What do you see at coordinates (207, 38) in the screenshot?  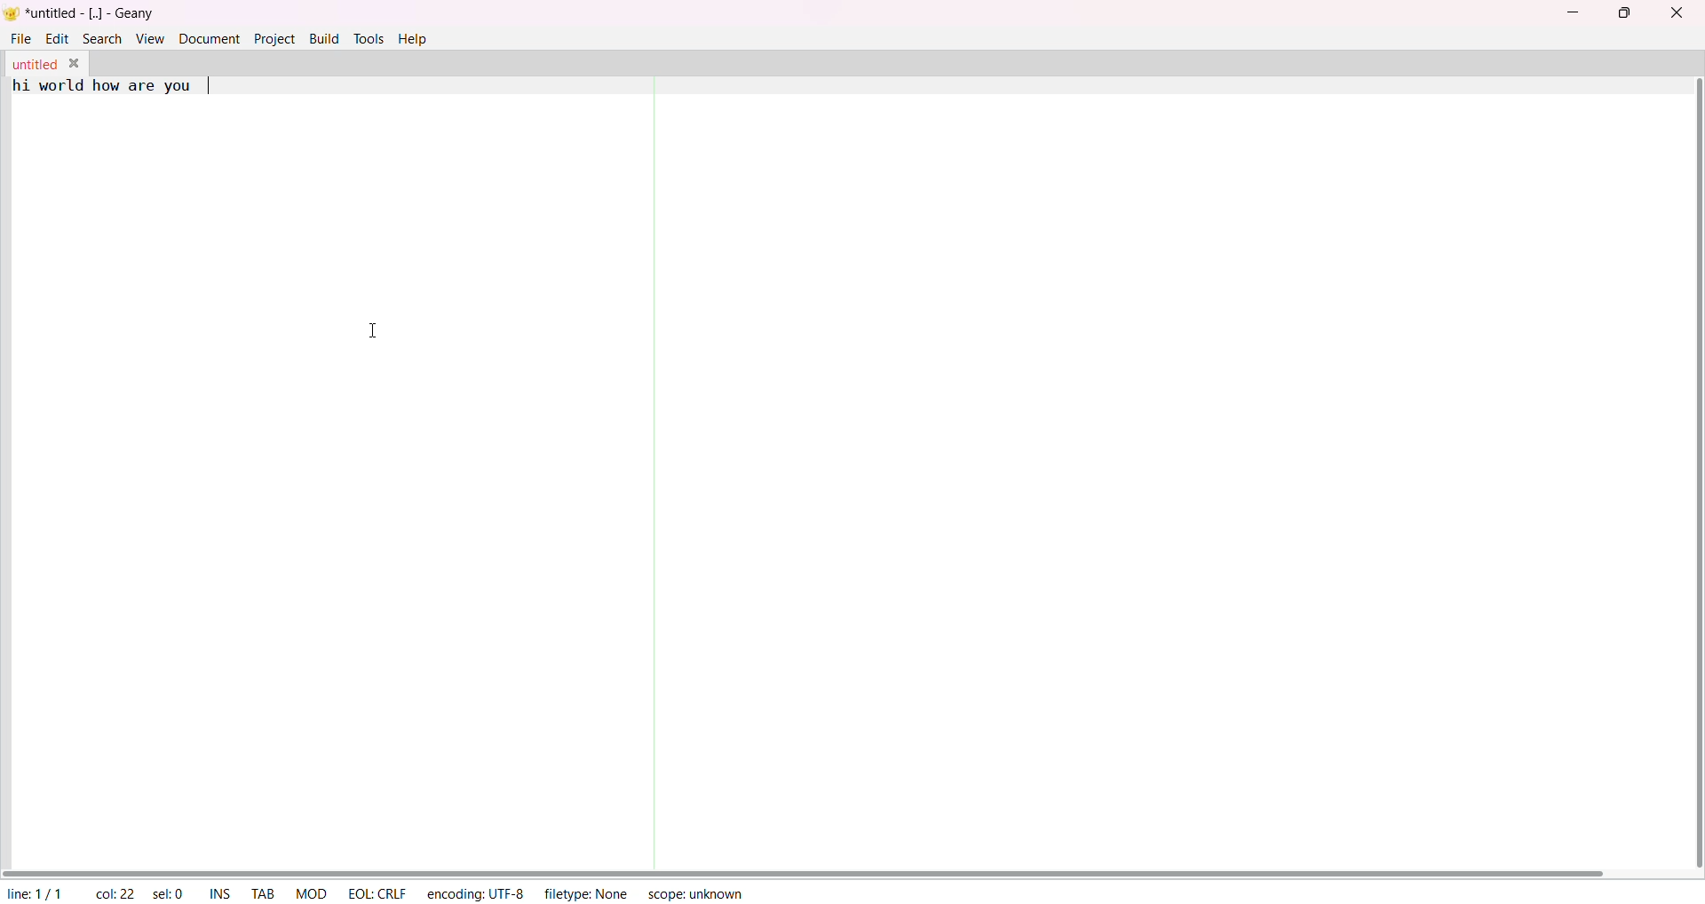 I see `document` at bounding box center [207, 38].